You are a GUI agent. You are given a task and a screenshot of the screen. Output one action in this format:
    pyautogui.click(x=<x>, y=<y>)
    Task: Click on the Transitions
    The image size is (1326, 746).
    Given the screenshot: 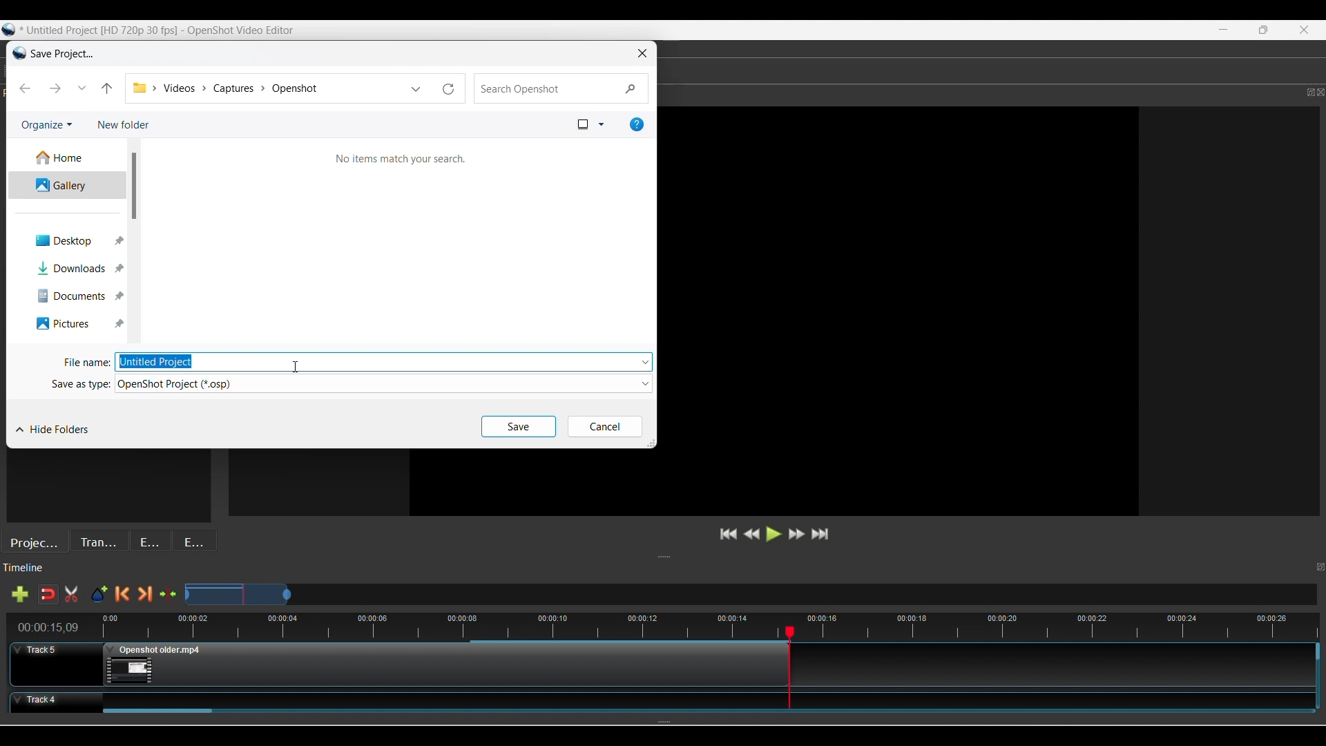 What is the action you would take?
    pyautogui.click(x=99, y=541)
    